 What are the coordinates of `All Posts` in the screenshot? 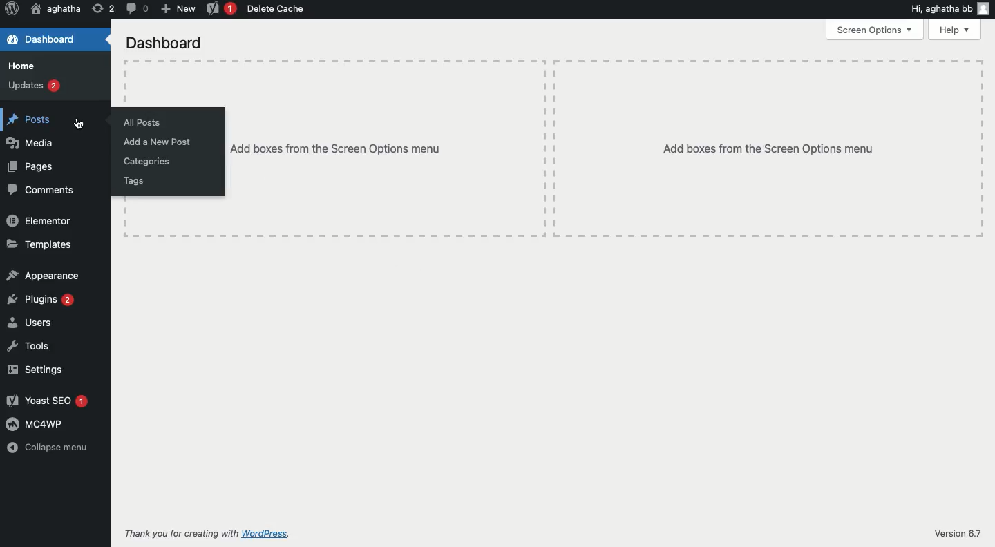 It's located at (143, 122).